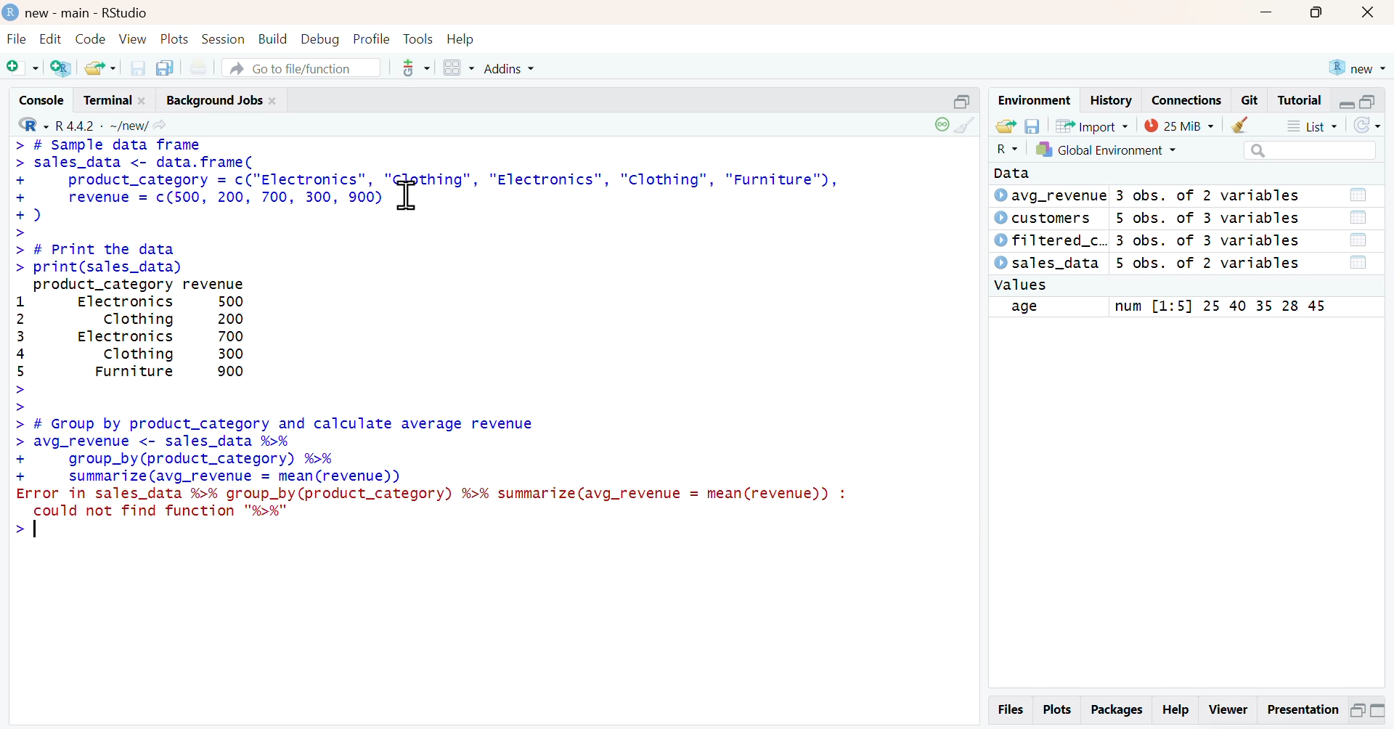  I want to click on Connections, so click(1188, 100).